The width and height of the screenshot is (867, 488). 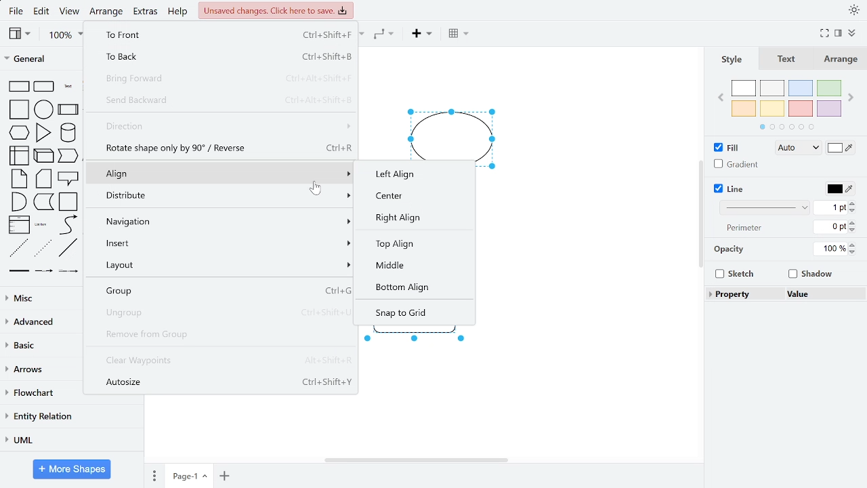 What do you see at coordinates (796, 148) in the screenshot?
I see `fill style` at bounding box center [796, 148].